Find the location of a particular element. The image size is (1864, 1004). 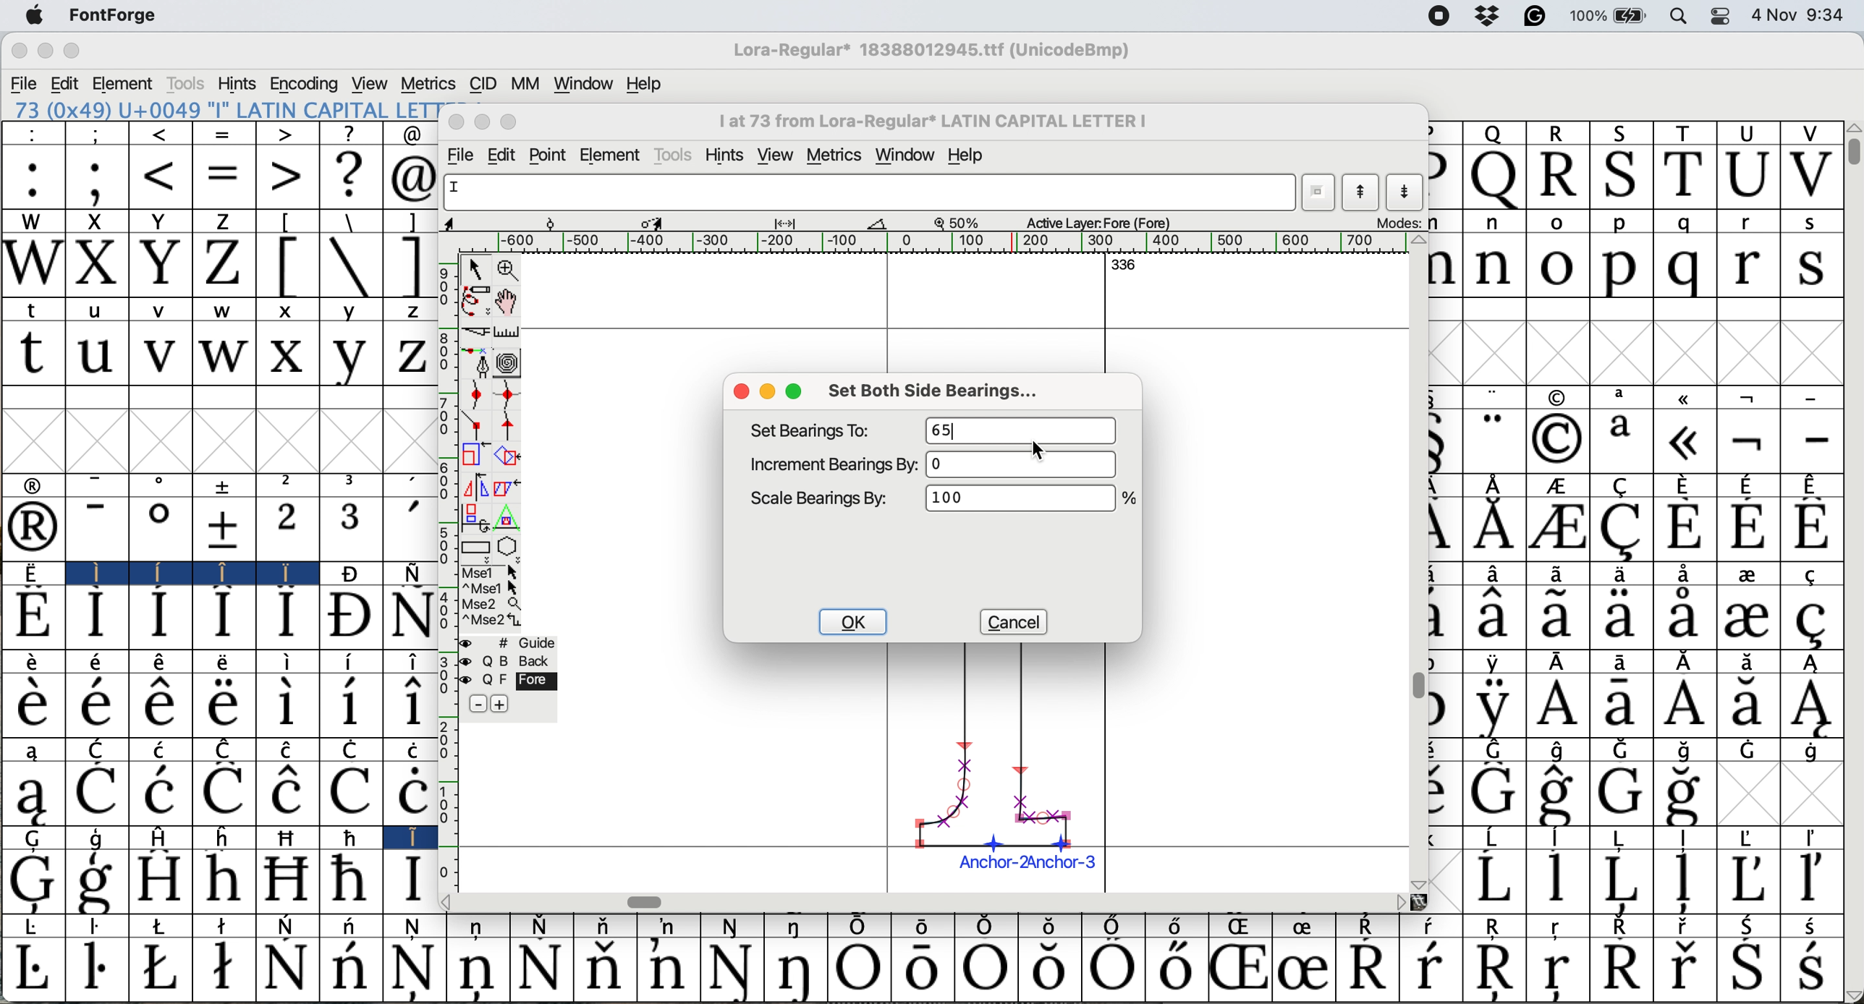

V is located at coordinates (1808, 134).